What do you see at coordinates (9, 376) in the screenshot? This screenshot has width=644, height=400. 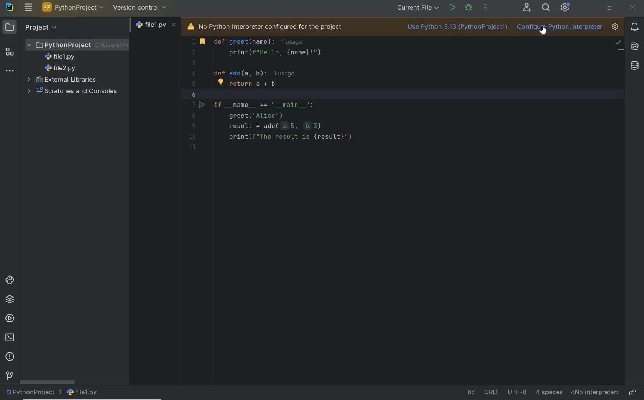 I see `version control` at bounding box center [9, 376].